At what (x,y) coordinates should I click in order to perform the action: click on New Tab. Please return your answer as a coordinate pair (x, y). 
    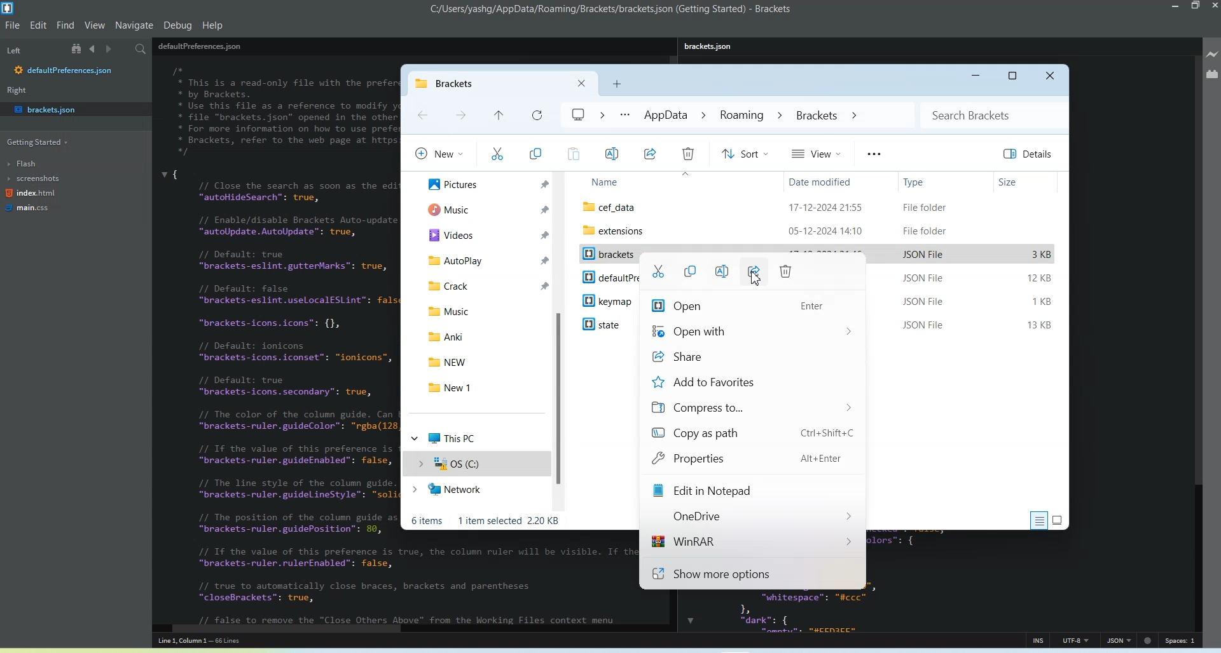
    Looking at the image, I should click on (617, 84).